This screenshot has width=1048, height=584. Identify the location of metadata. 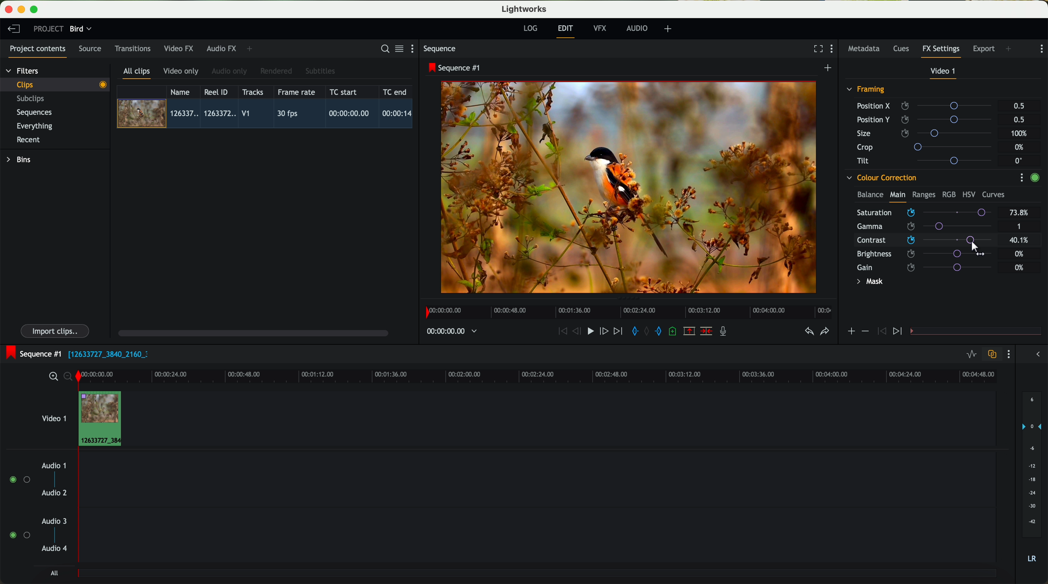
(866, 49).